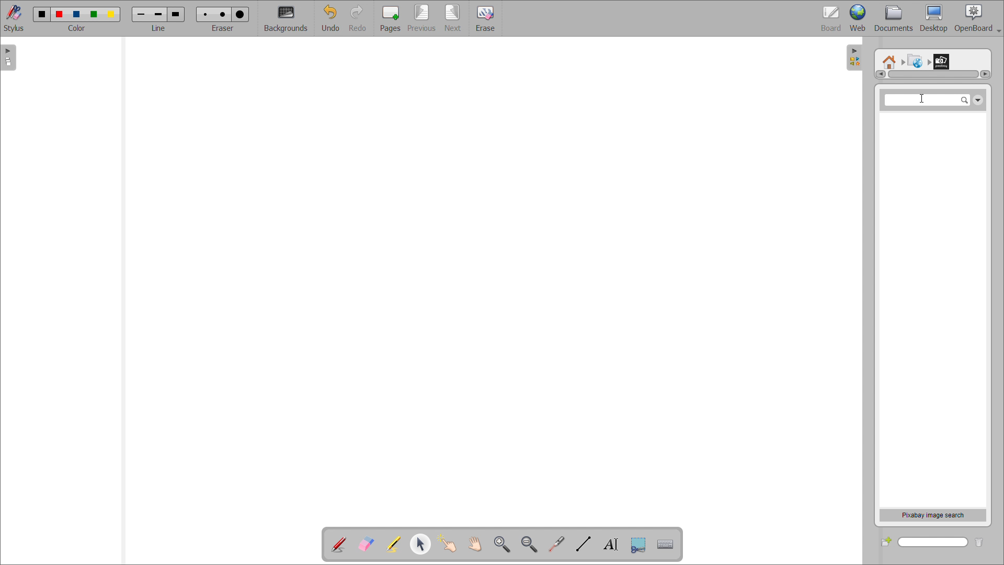 This screenshot has height=565, width=1004. Describe the element at coordinates (359, 18) in the screenshot. I see `redo` at that location.